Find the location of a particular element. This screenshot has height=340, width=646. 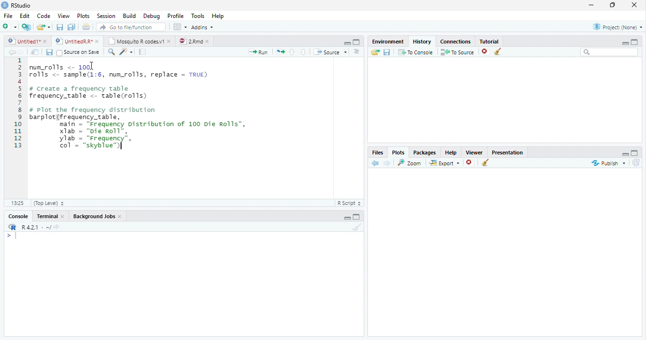

Full Screen is located at coordinates (357, 42).